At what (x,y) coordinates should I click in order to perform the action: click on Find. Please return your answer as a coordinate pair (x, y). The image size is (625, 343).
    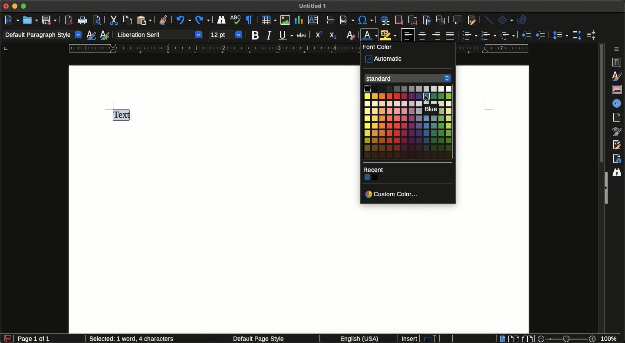
    Looking at the image, I should click on (618, 171).